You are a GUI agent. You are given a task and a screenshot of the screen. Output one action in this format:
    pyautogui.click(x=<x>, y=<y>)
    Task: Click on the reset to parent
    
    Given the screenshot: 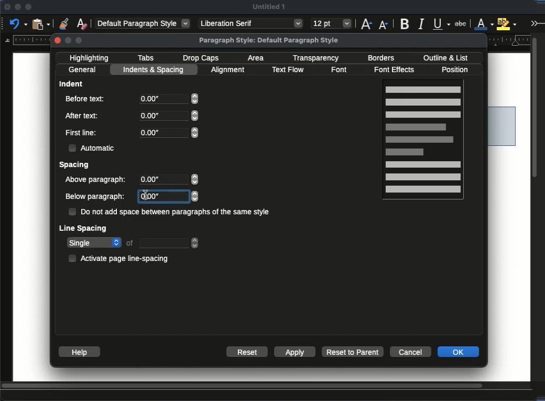 What is the action you would take?
    pyautogui.click(x=353, y=352)
    